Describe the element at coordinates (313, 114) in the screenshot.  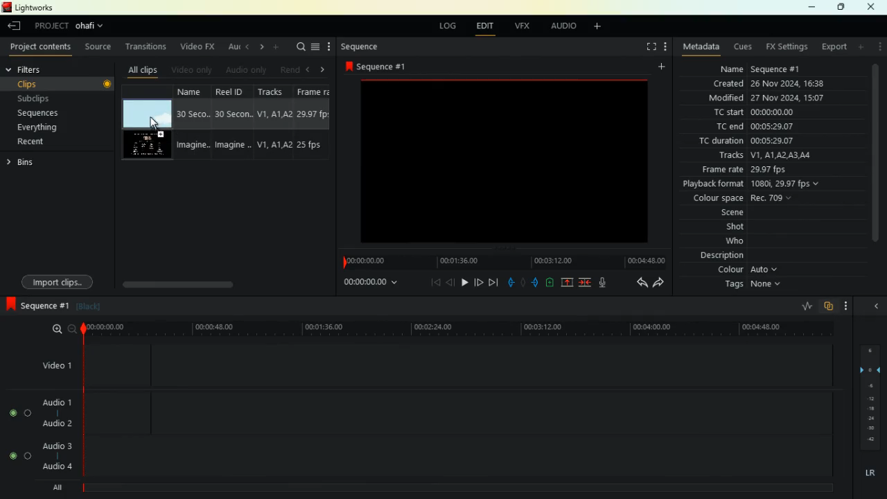
I see `29.97` at that location.